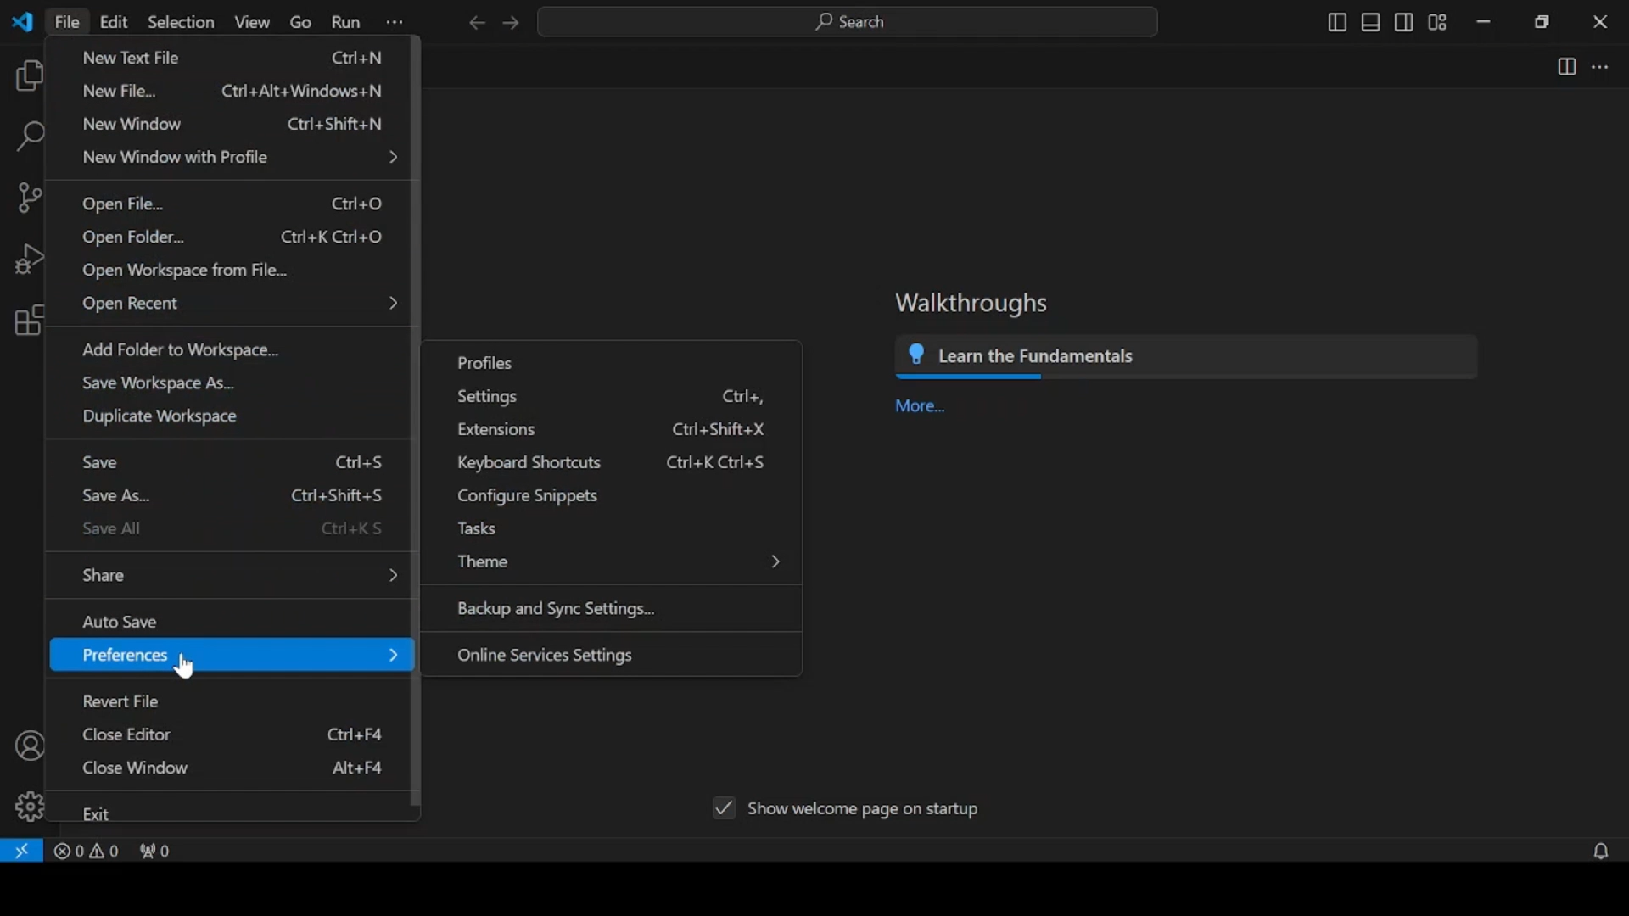  What do you see at coordinates (356, 768) in the screenshot?
I see `Alt+F4` at bounding box center [356, 768].